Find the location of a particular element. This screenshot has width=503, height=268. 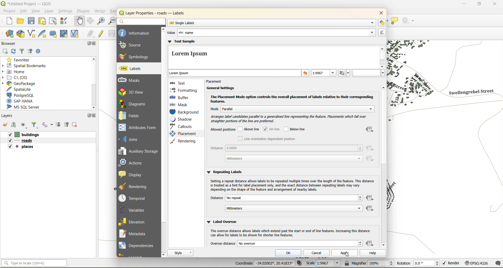

style is located at coordinates (181, 253).